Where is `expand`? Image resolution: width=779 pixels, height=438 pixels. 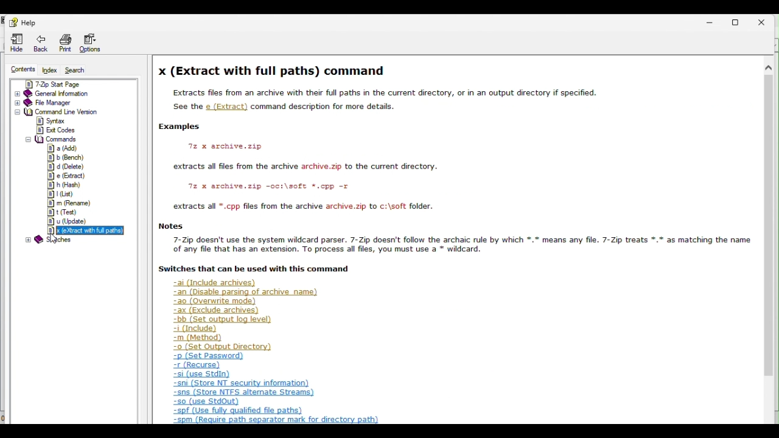 expand is located at coordinates (16, 94).